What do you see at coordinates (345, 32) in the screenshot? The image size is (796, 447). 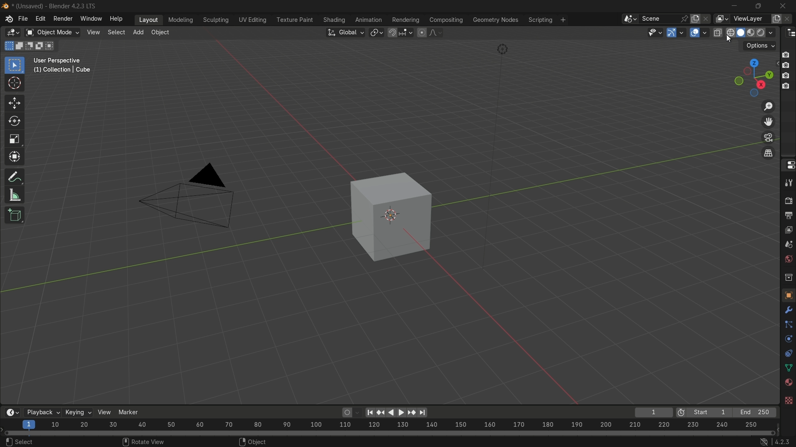 I see `transformation orientation` at bounding box center [345, 32].